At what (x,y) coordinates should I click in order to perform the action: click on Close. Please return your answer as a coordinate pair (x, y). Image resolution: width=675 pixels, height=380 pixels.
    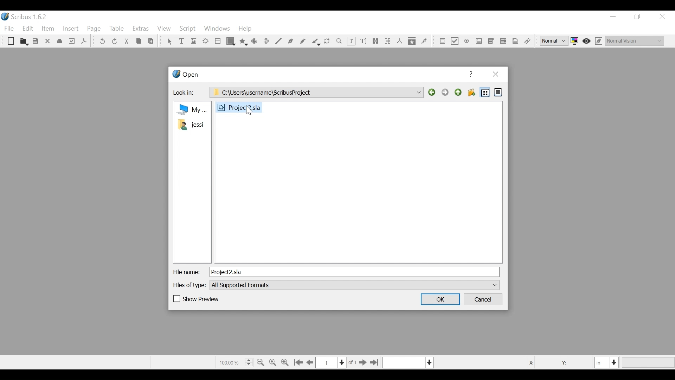
    Looking at the image, I should click on (495, 75).